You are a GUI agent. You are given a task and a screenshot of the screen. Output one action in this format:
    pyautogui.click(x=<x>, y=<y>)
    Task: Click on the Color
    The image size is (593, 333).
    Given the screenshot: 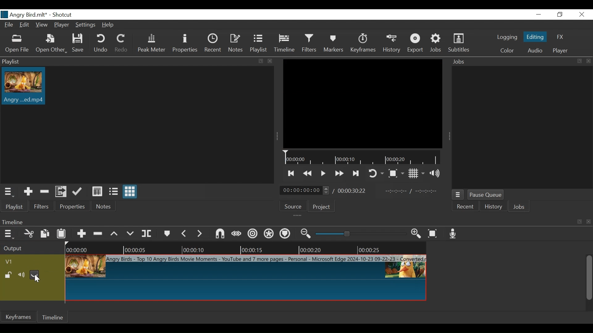 What is the action you would take?
    pyautogui.click(x=507, y=51)
    